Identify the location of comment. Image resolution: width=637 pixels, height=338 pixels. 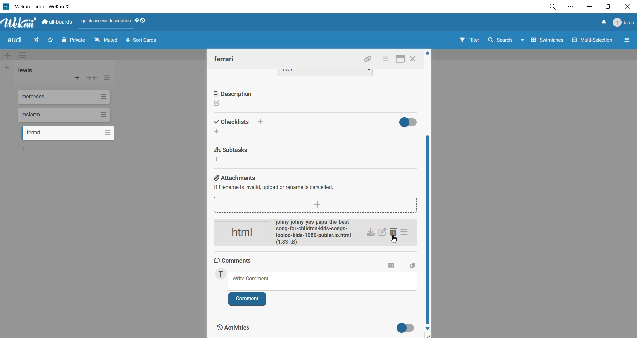
(248, 298).